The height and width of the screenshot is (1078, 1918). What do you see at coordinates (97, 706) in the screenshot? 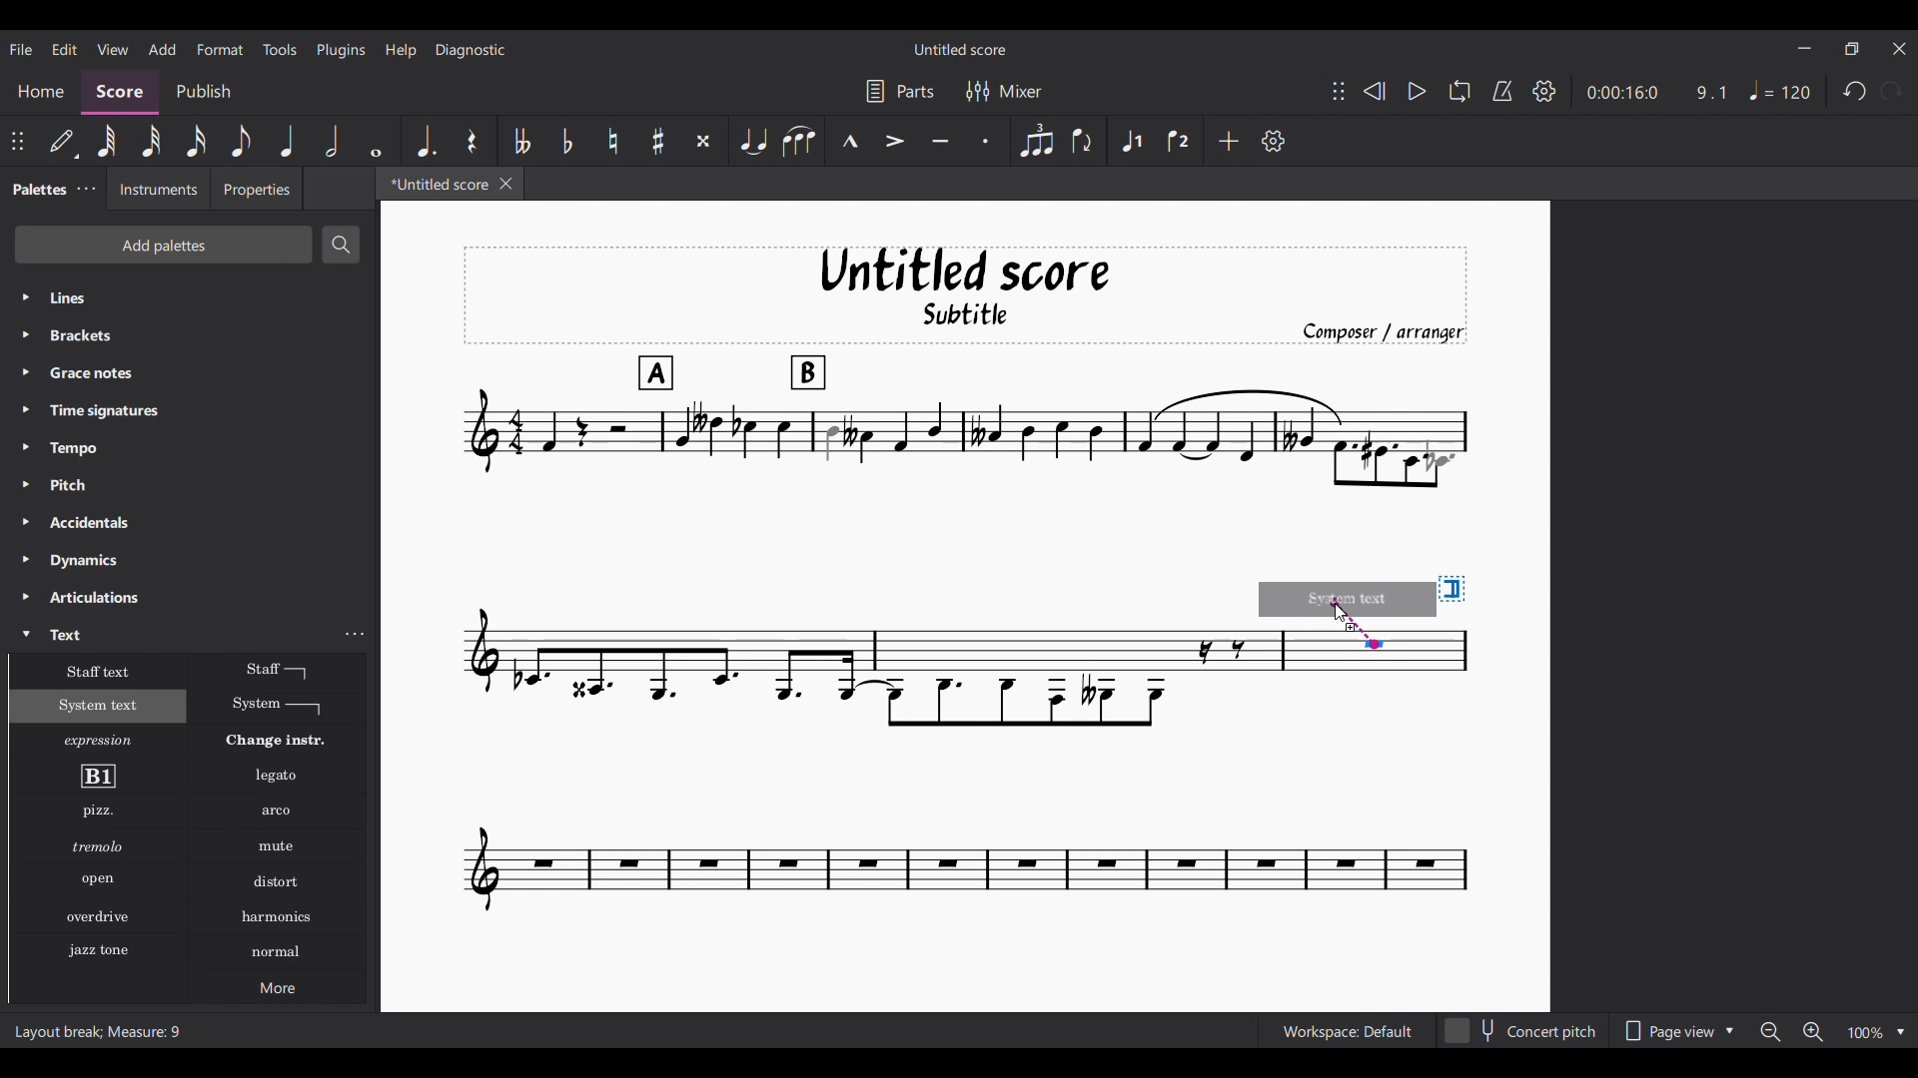
I see `System text, highlighted as current selection` at bounding box center [97, 706].